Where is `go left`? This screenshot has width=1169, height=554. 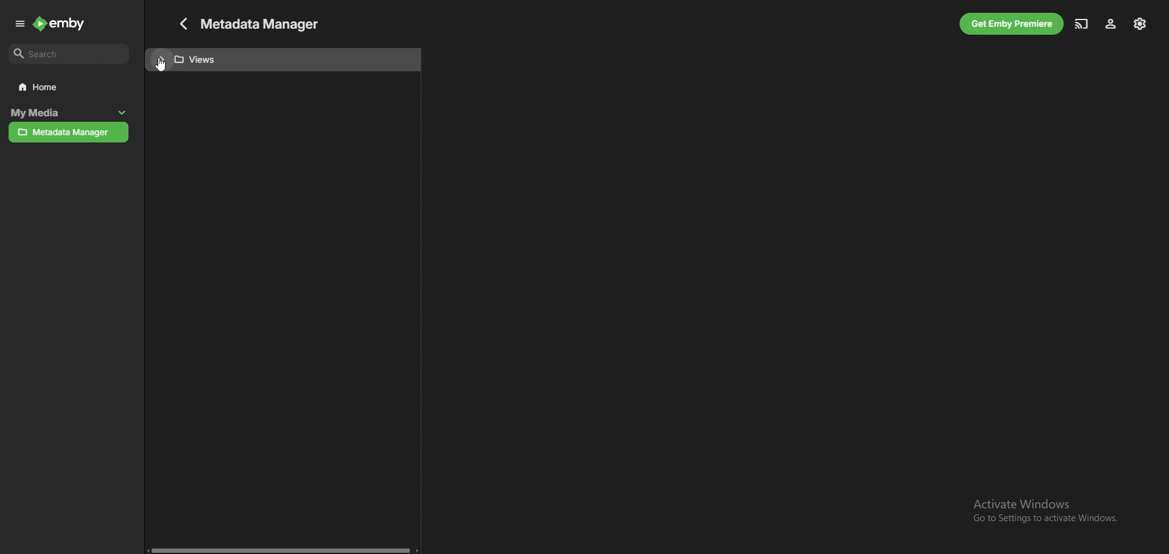
go left is located at coordinates (146, 550).